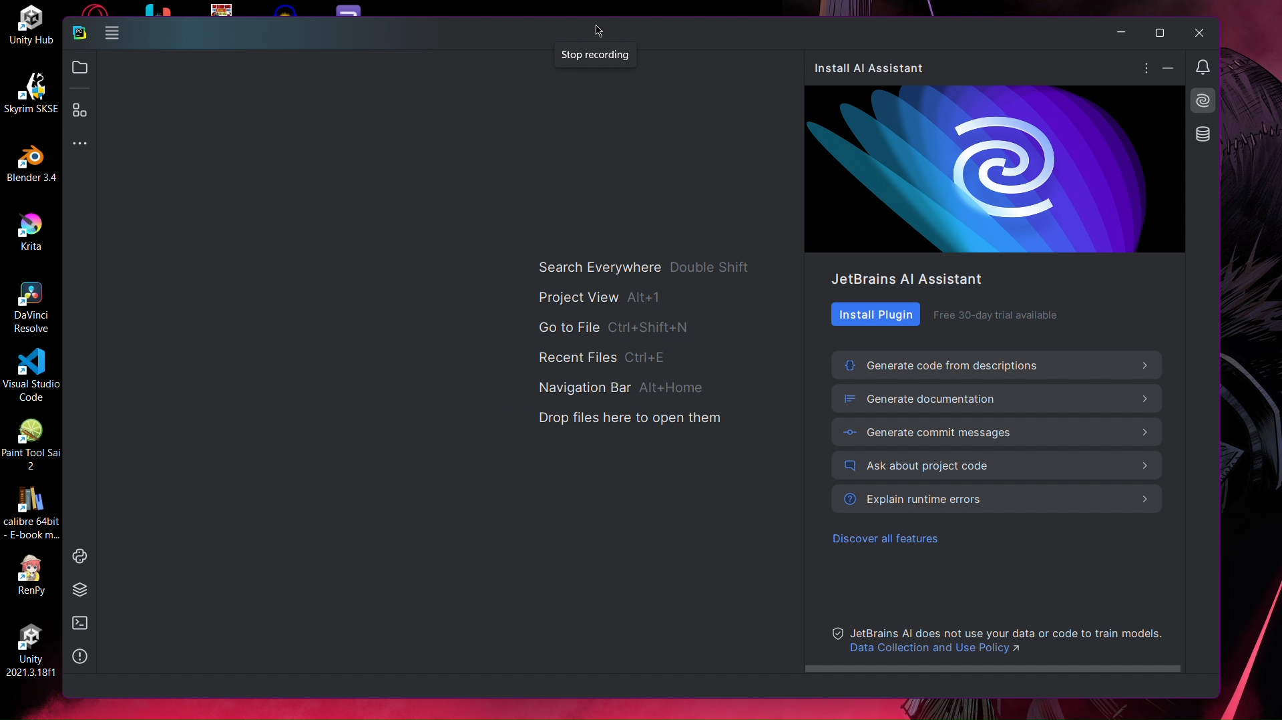 This screenshot has height=720, width=1282. I want to click on Stop recording, so click(598, 57).